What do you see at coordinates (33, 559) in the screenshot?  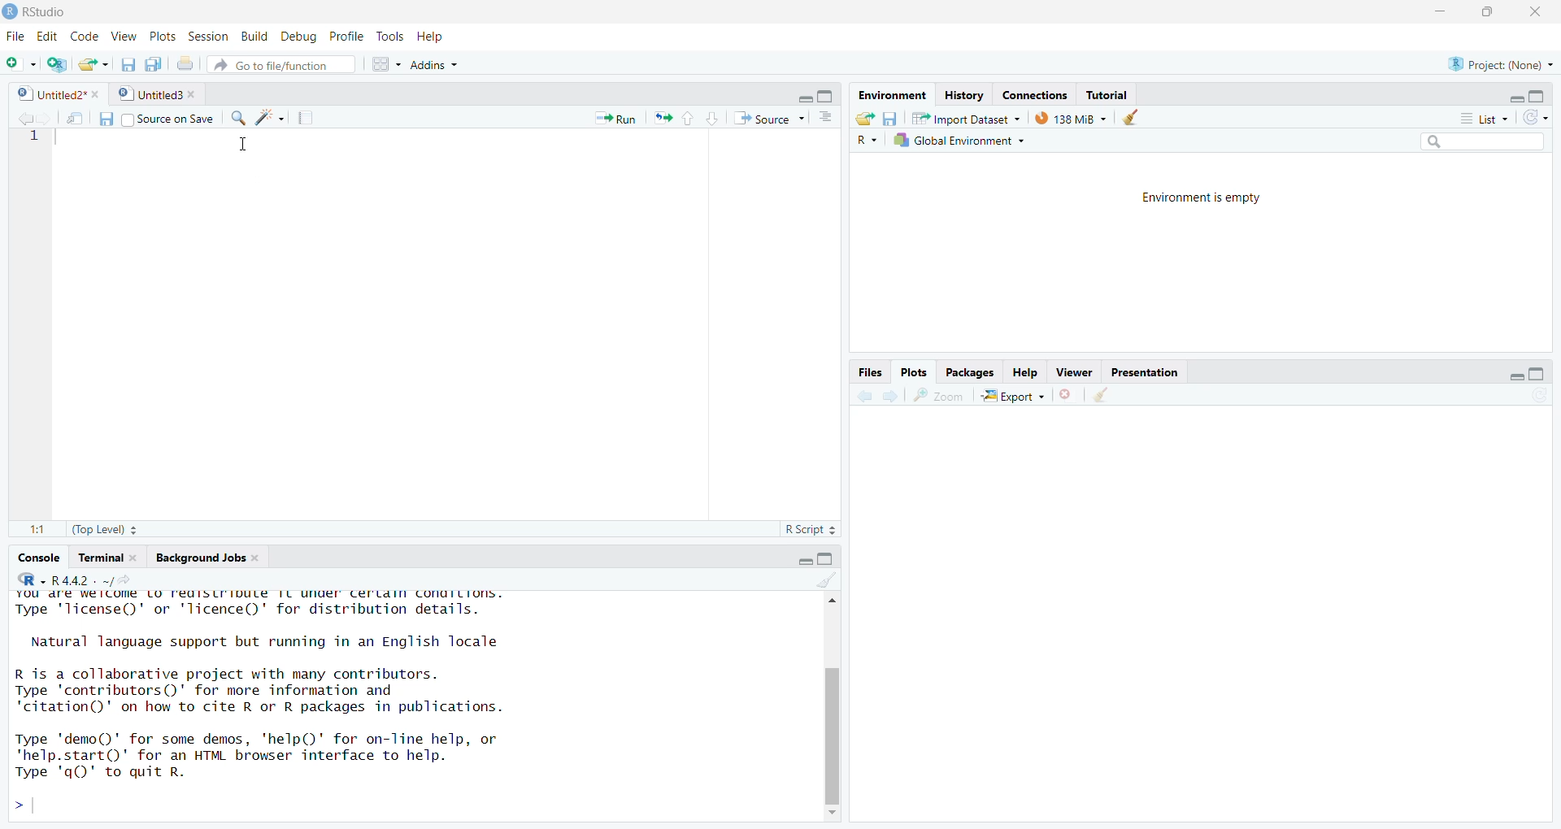 I see `‘Console` at bounding box center [33, 559].